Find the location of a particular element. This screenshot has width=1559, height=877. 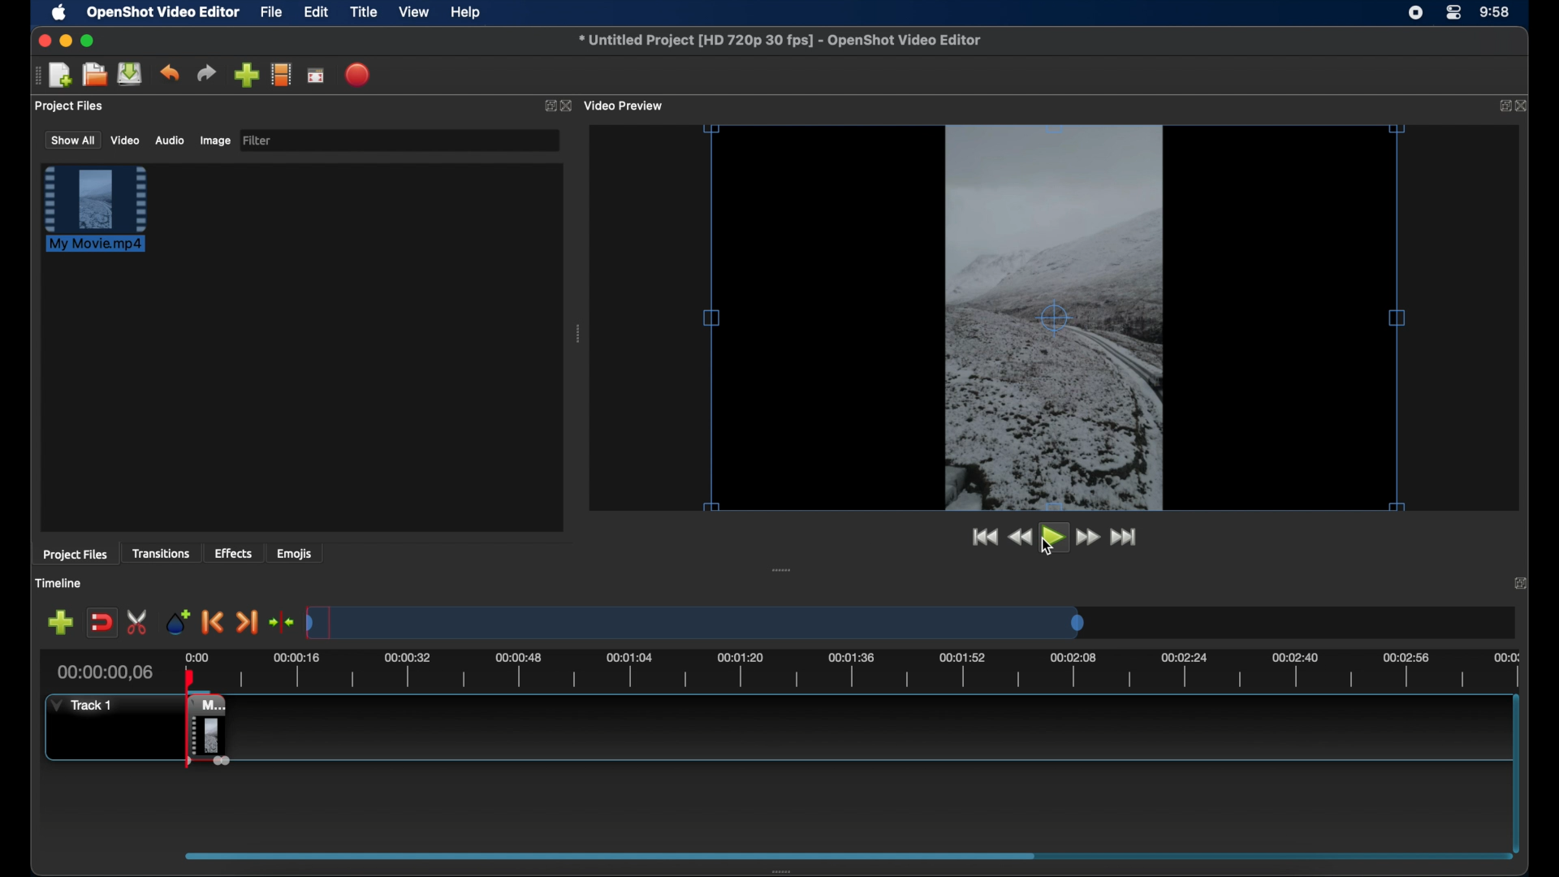

show all is located at coordinates (71, 139).